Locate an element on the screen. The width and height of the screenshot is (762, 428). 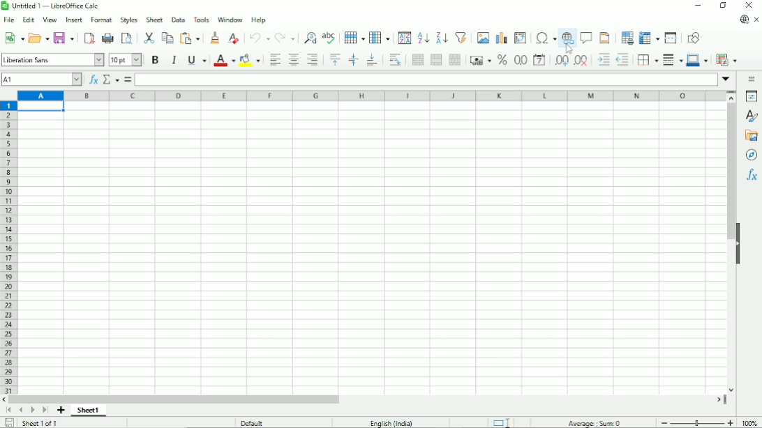
Scroll to previous sheet is located at coordinates (21, 411).